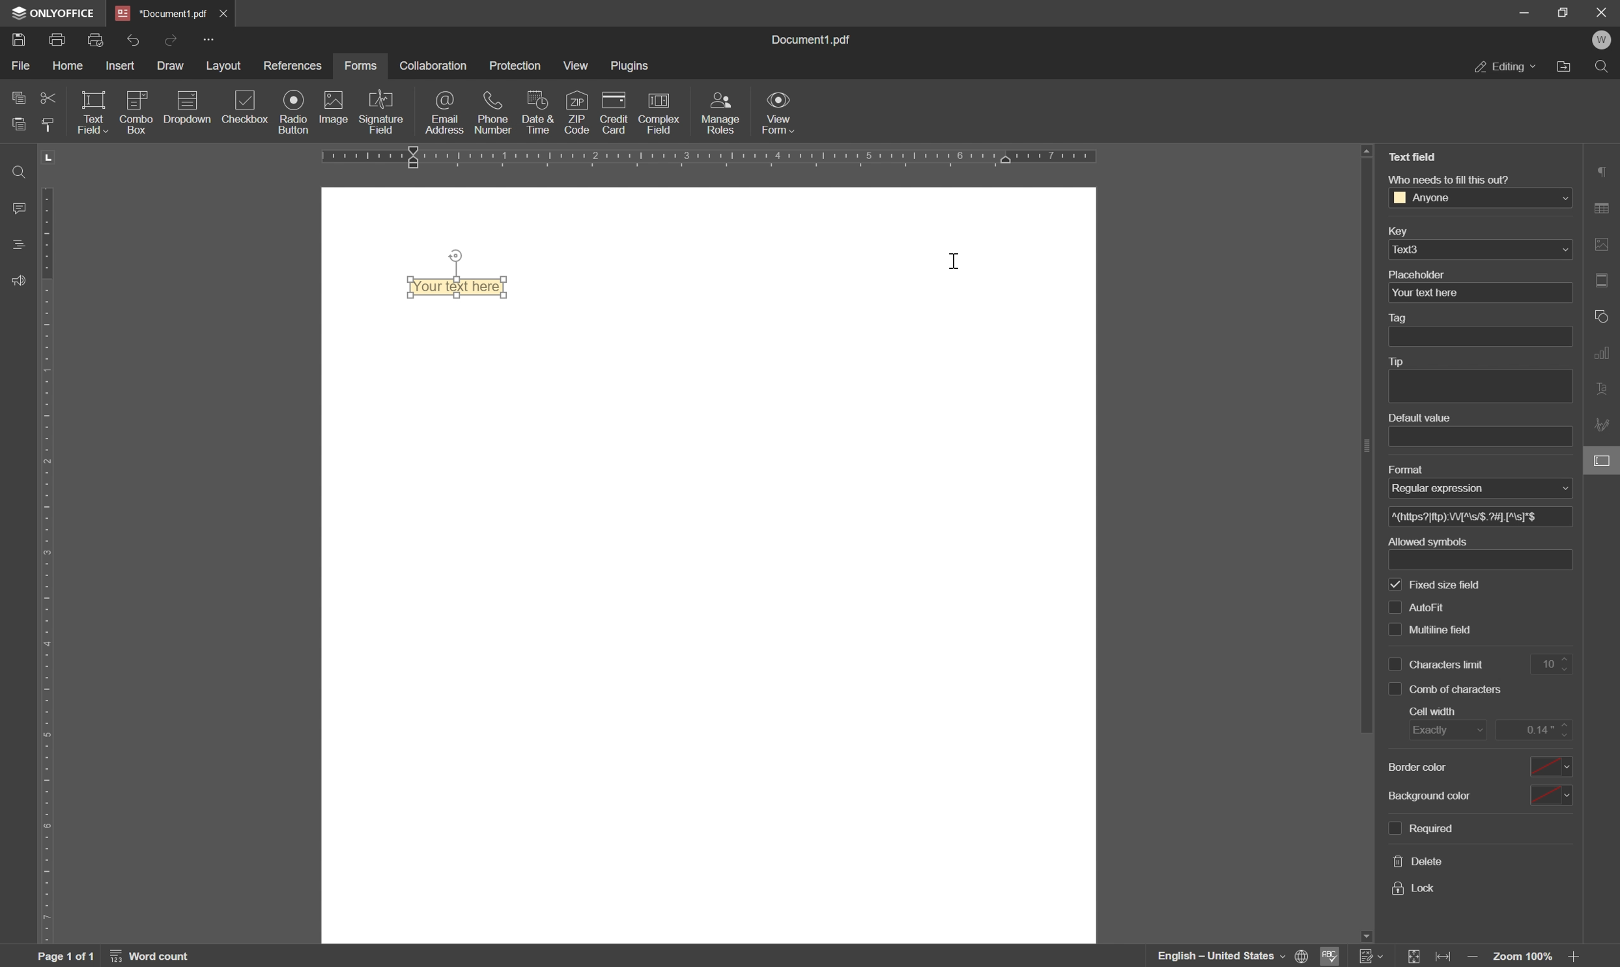 Image resolution: width=1620 pixels, height=967 pixels. I want to click on characters limit, so click(1449, 664).